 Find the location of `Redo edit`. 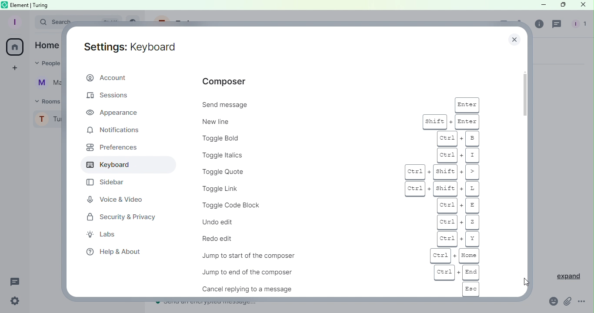

Redo edit is located at coordinates (289, 239).